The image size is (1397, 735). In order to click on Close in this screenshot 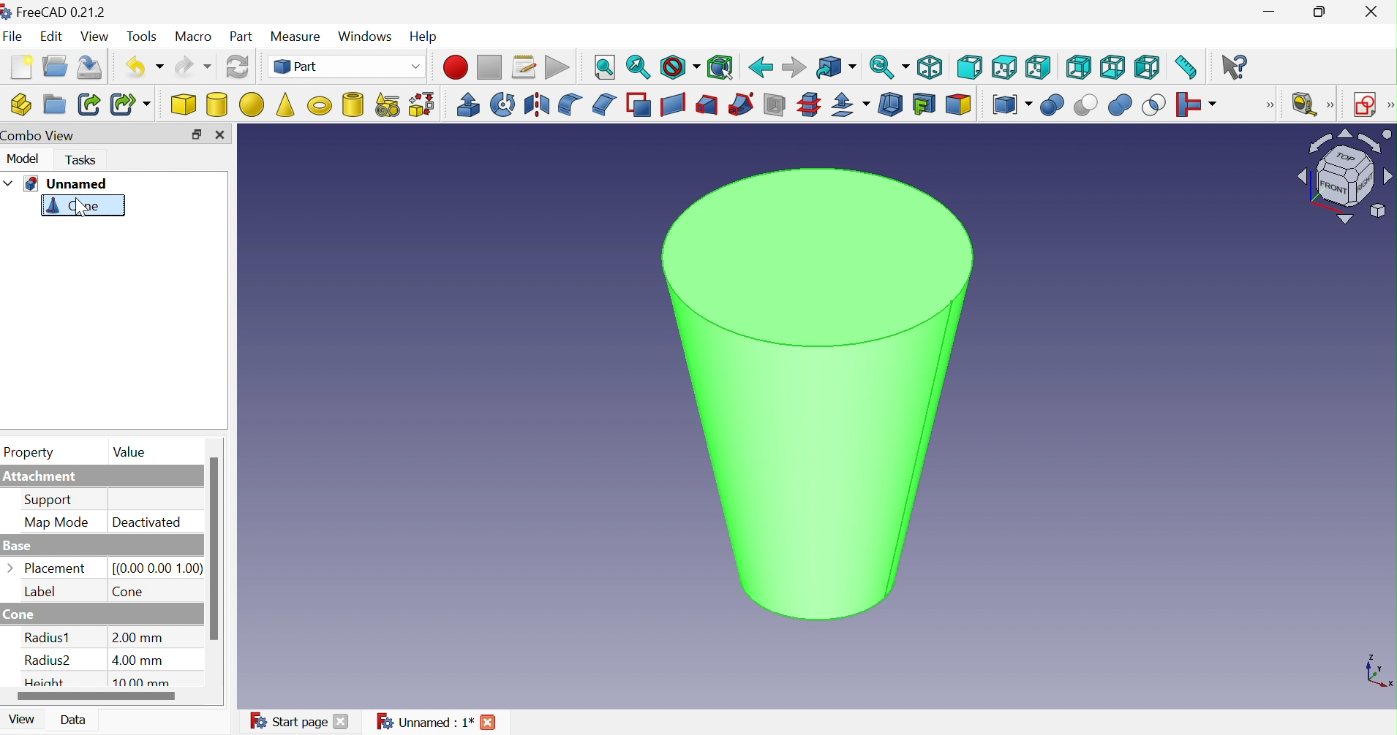, I will do `click(1373, 10)`.